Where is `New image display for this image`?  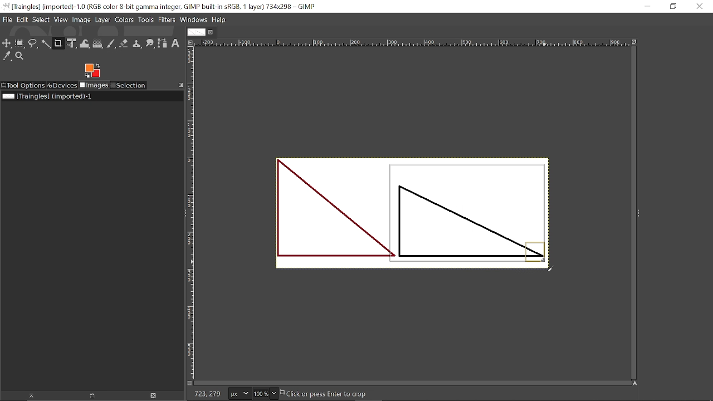 New image display for this image is located at coordinates (92, 396).